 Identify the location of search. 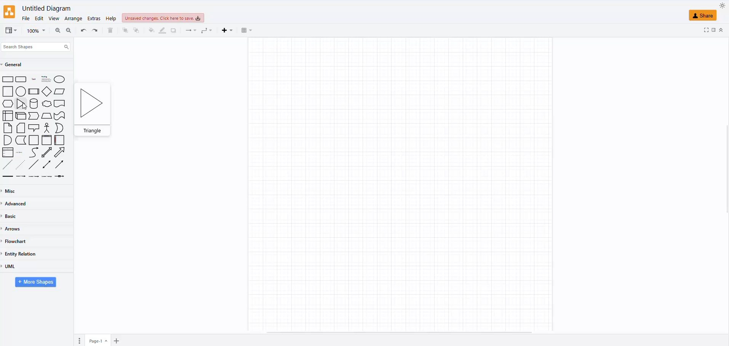
(37, 45).